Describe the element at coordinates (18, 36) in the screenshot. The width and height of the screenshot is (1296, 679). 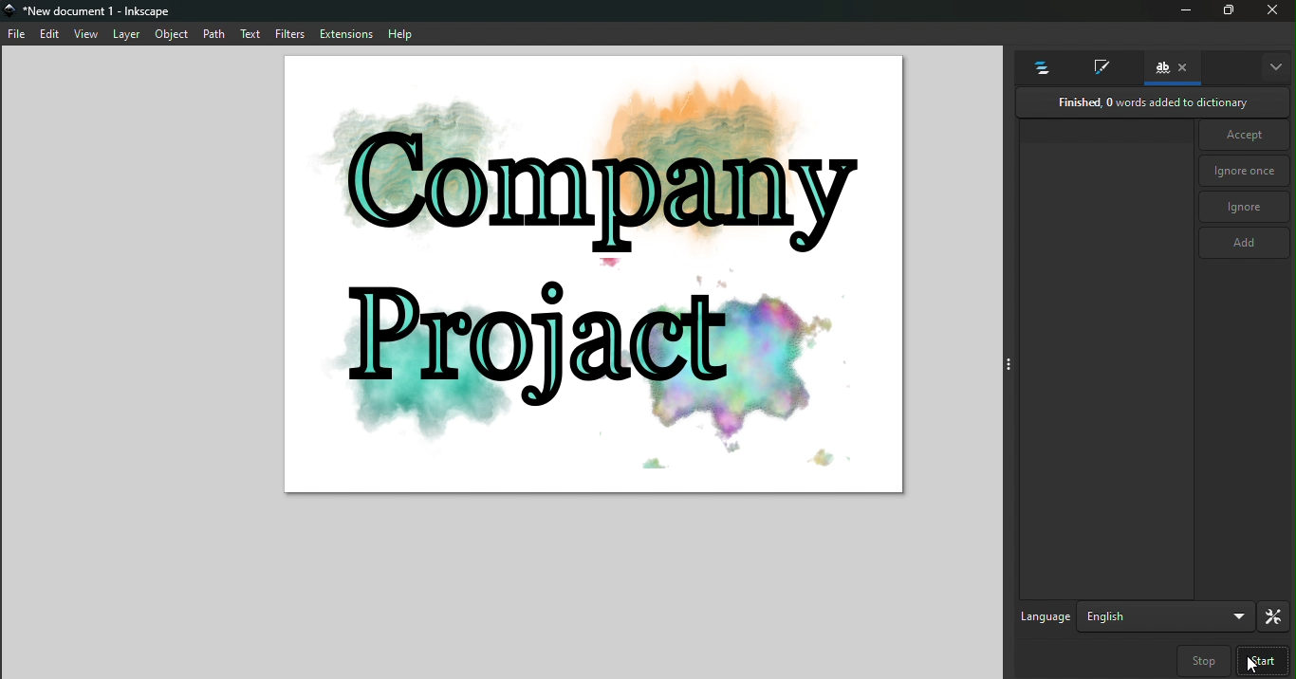
I see `file` at that location.